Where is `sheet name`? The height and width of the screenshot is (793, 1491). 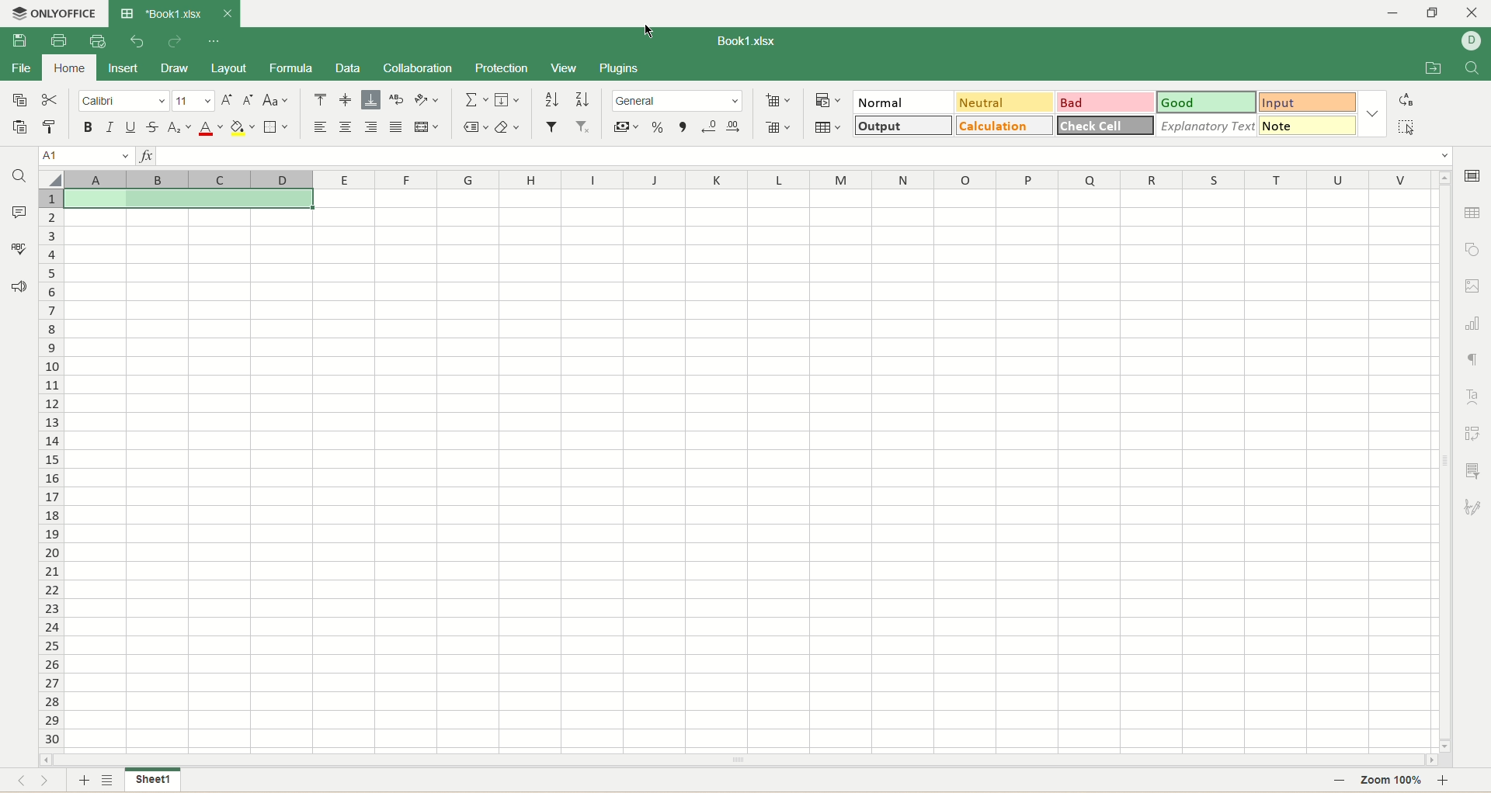 sheet name is located at coordinates (151, 780).